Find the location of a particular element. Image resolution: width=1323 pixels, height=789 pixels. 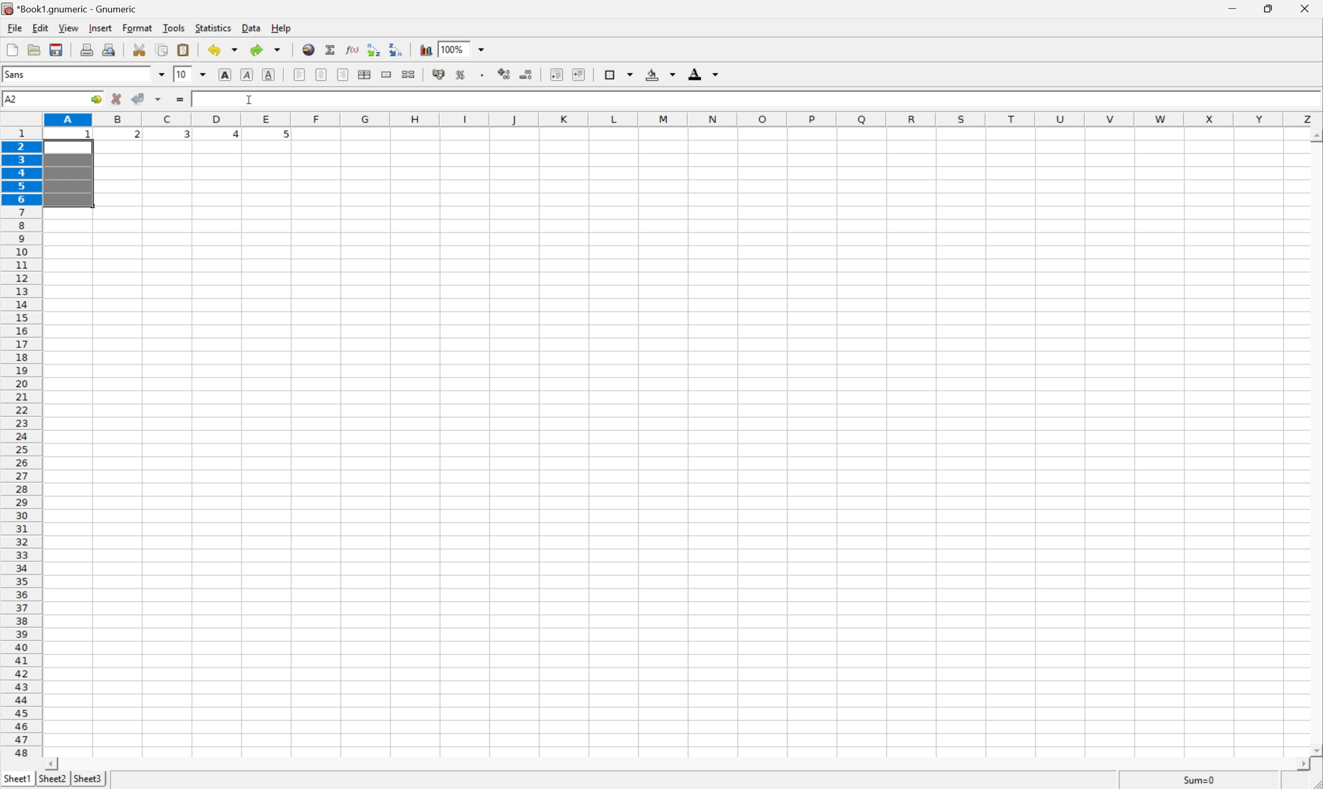

format is located at coordinates (135, 28).